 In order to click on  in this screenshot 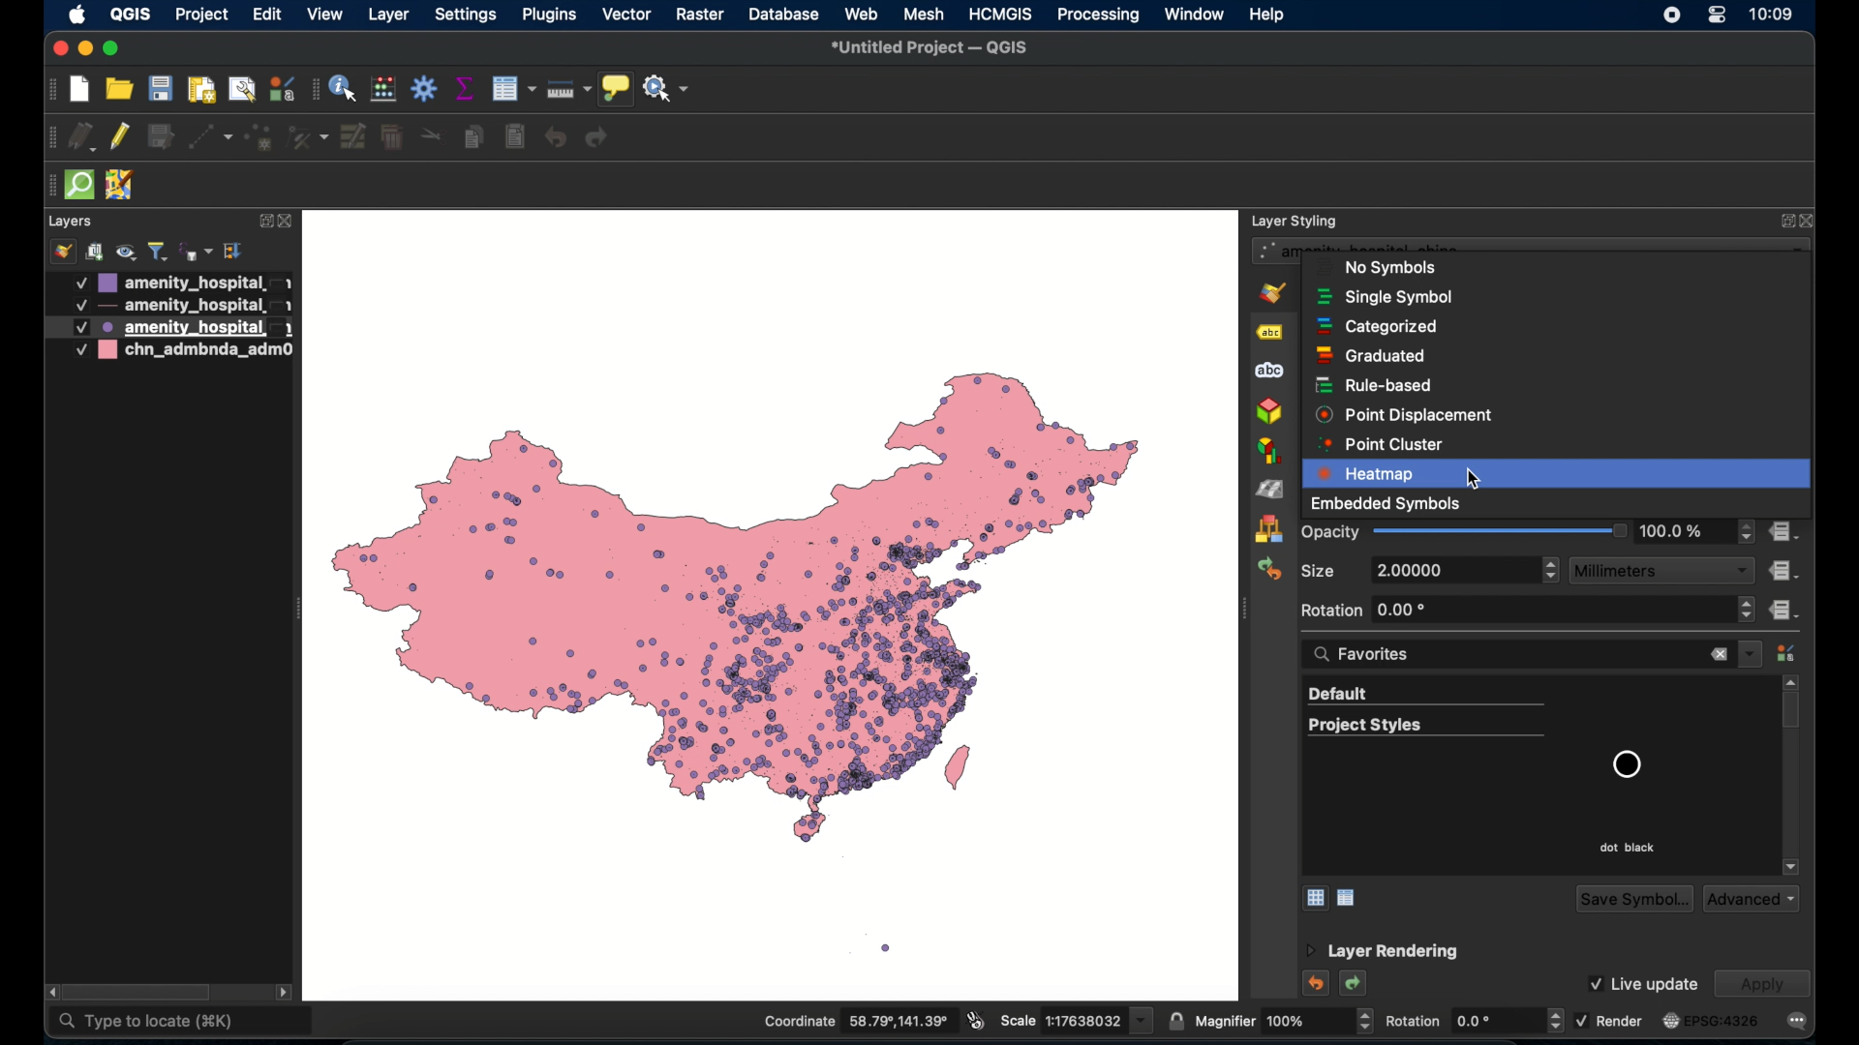, I will do `click(1475, 480)`.